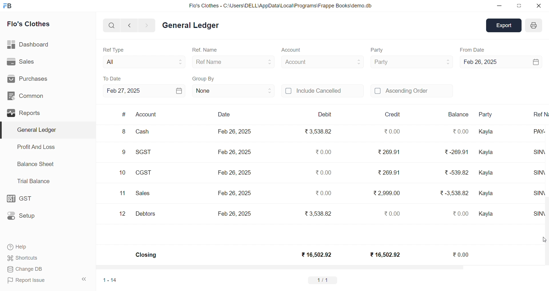 The height and width of the screenshot is (291, 549). I want to click on Feb 26, 2025, so click(234, 131).